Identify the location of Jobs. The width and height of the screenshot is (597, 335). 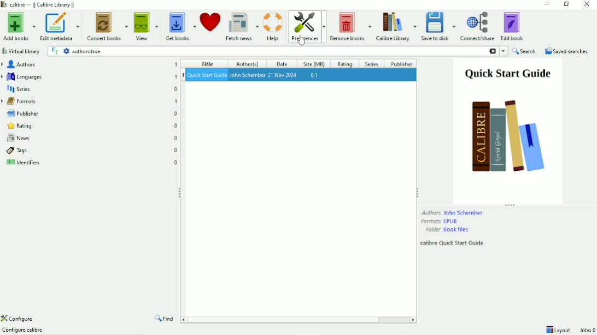
(587, 330).